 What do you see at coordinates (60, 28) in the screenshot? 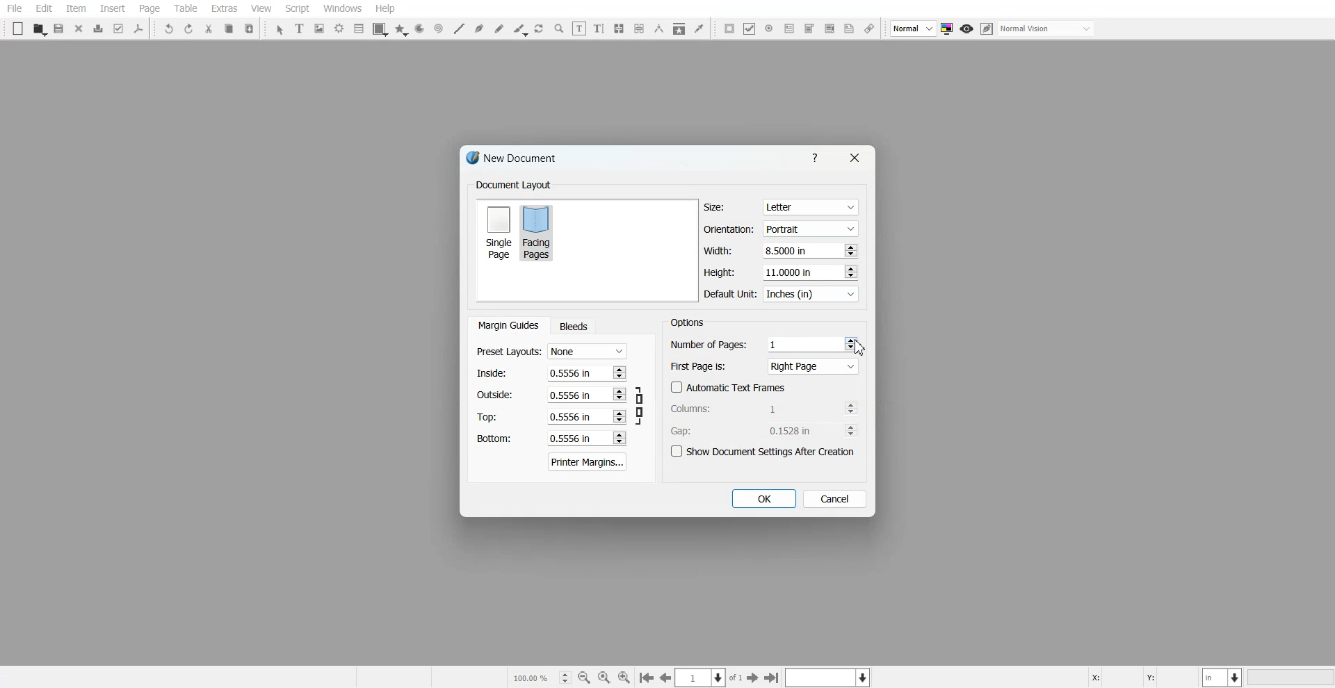
I see `Save` at bounding box center [60, 28].